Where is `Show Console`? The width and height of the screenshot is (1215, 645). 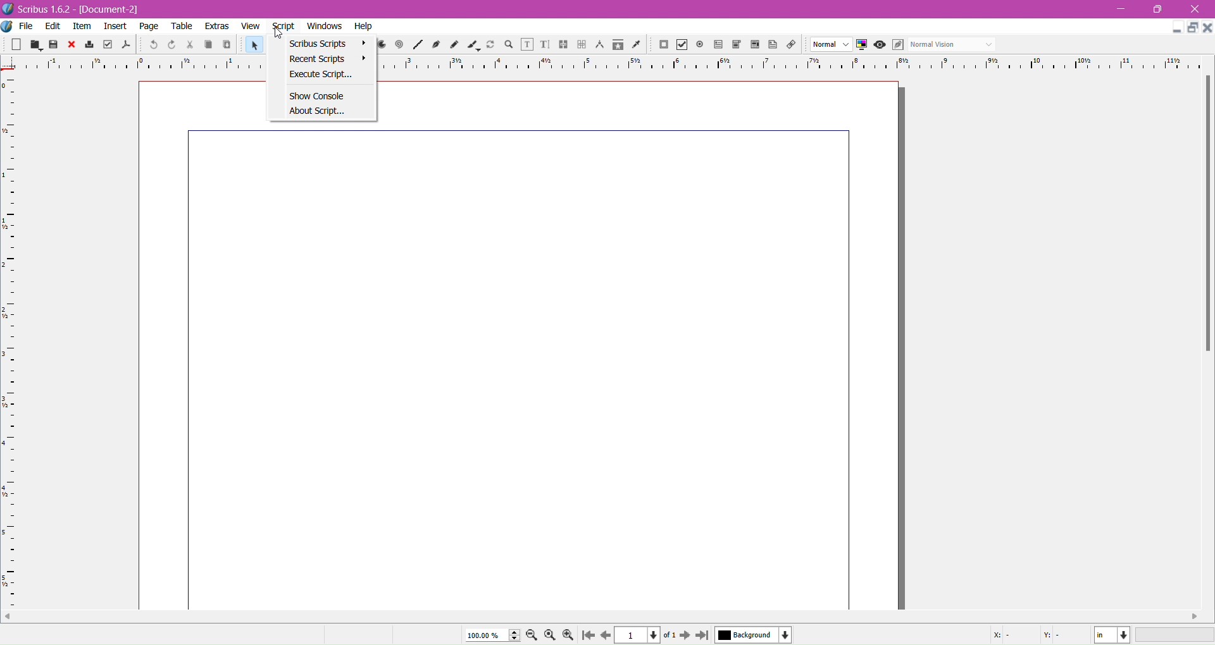
Show Console is located at coordinates (320, 95).